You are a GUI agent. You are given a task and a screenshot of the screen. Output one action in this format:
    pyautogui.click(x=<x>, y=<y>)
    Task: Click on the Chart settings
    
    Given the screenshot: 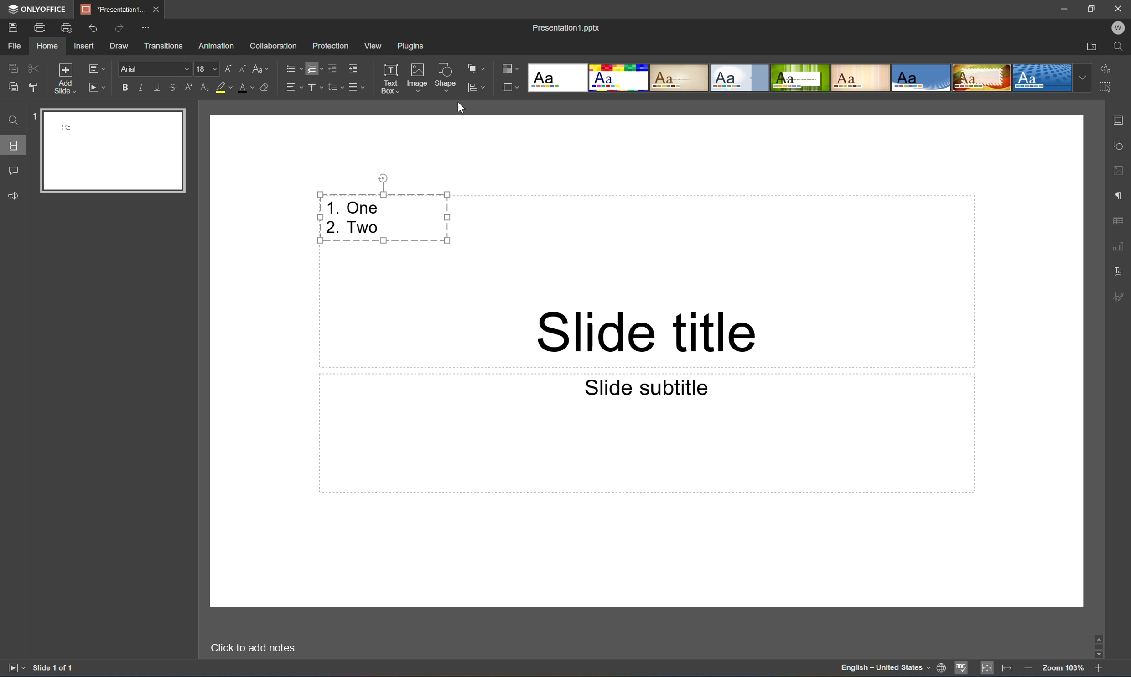 What is the action you would take?
    pyautogui.click(x=1120, y=246)
    